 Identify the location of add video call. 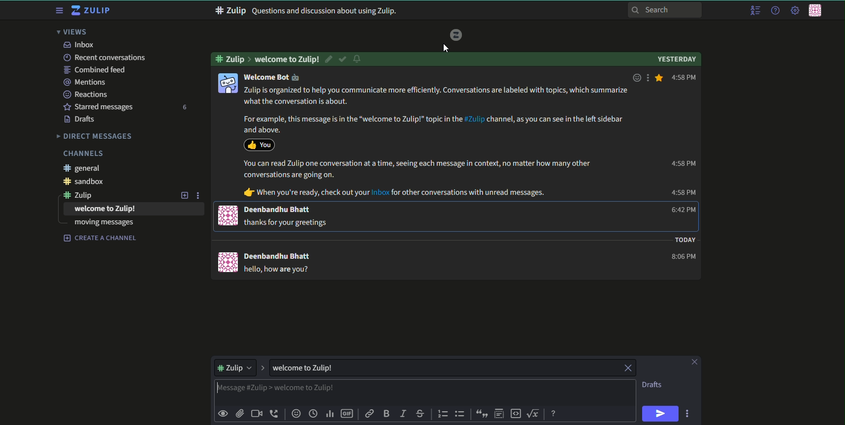
(257, 414).